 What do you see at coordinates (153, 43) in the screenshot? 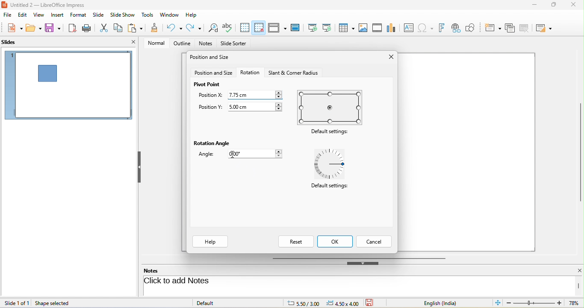
I see `normal` at bounding box center [153, 43].